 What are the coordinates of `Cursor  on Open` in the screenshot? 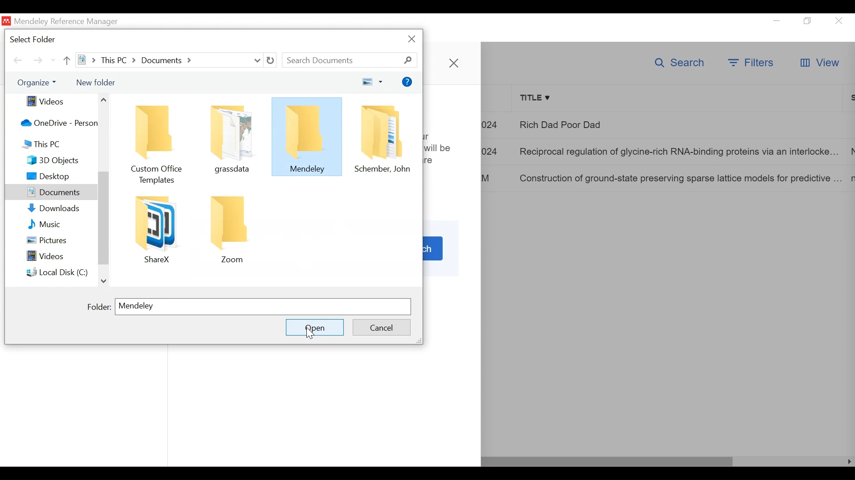 It's located at (310, 334).